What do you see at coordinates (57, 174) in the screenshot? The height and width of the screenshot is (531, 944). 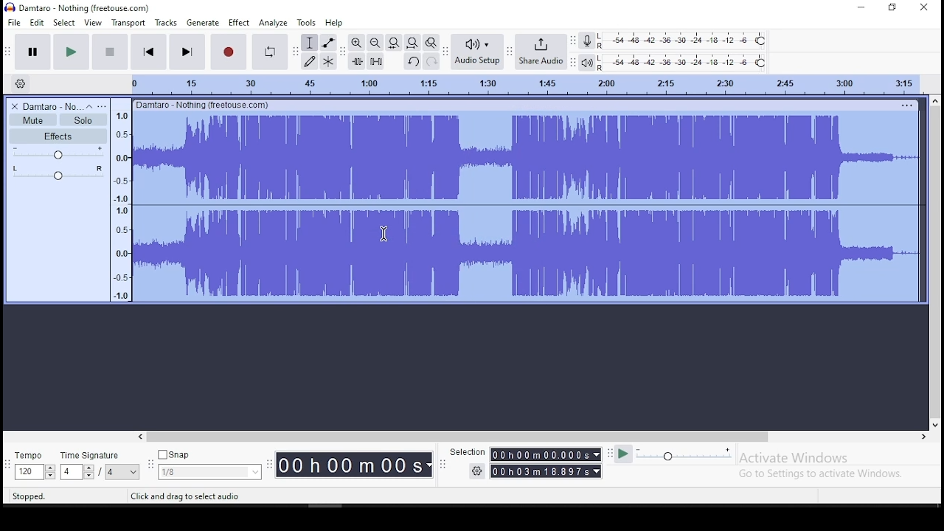 I see `pan` at bounding box center [57, 174].